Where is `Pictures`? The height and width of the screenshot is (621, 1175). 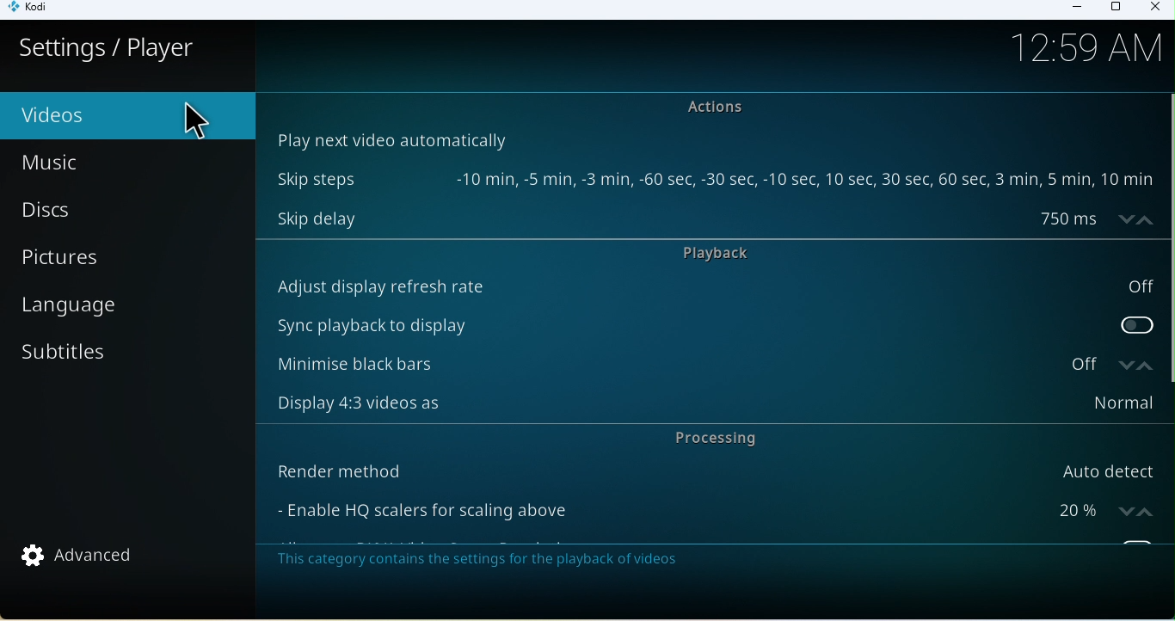
Pictures is located at coordinates (131, 258).